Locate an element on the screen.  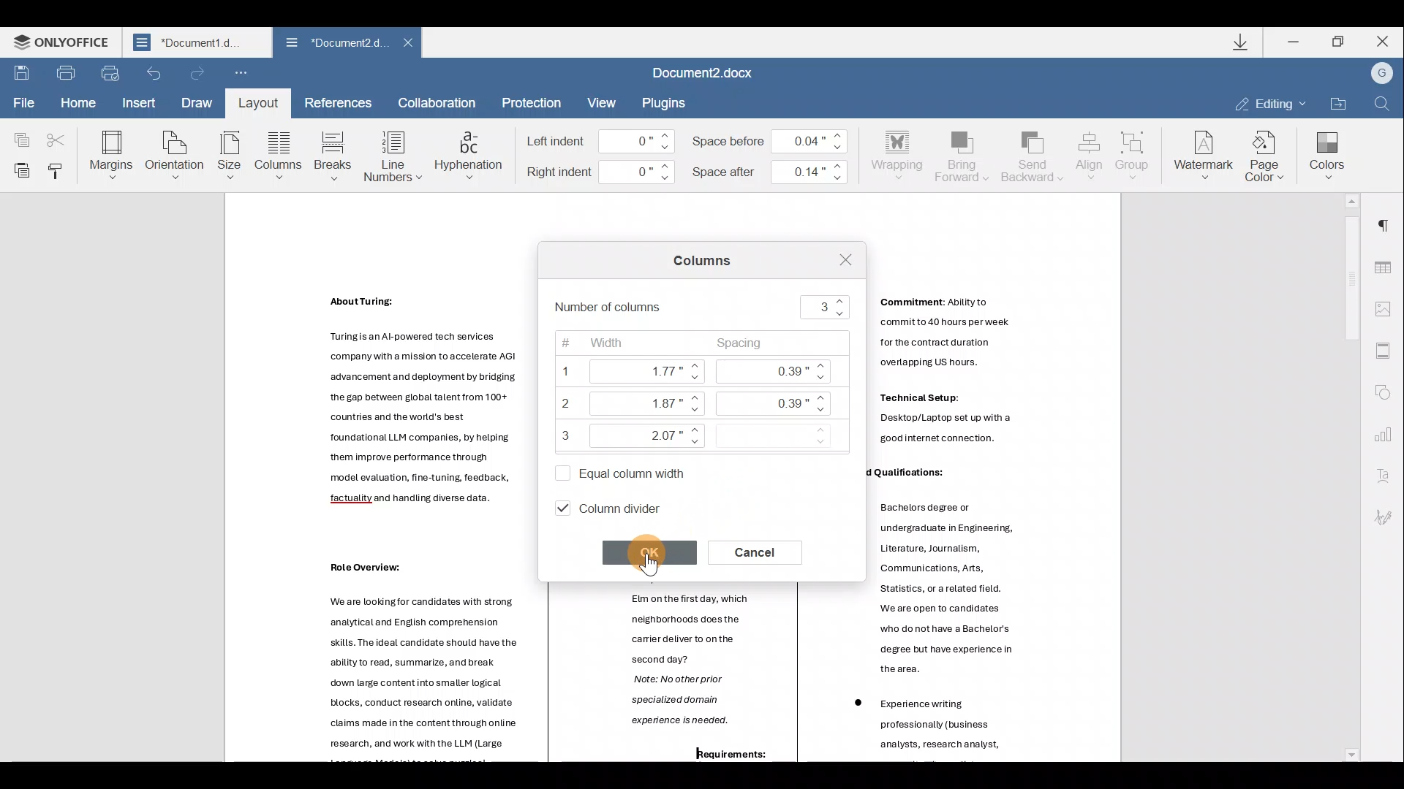
Align is located at coordinates (1090, 154).